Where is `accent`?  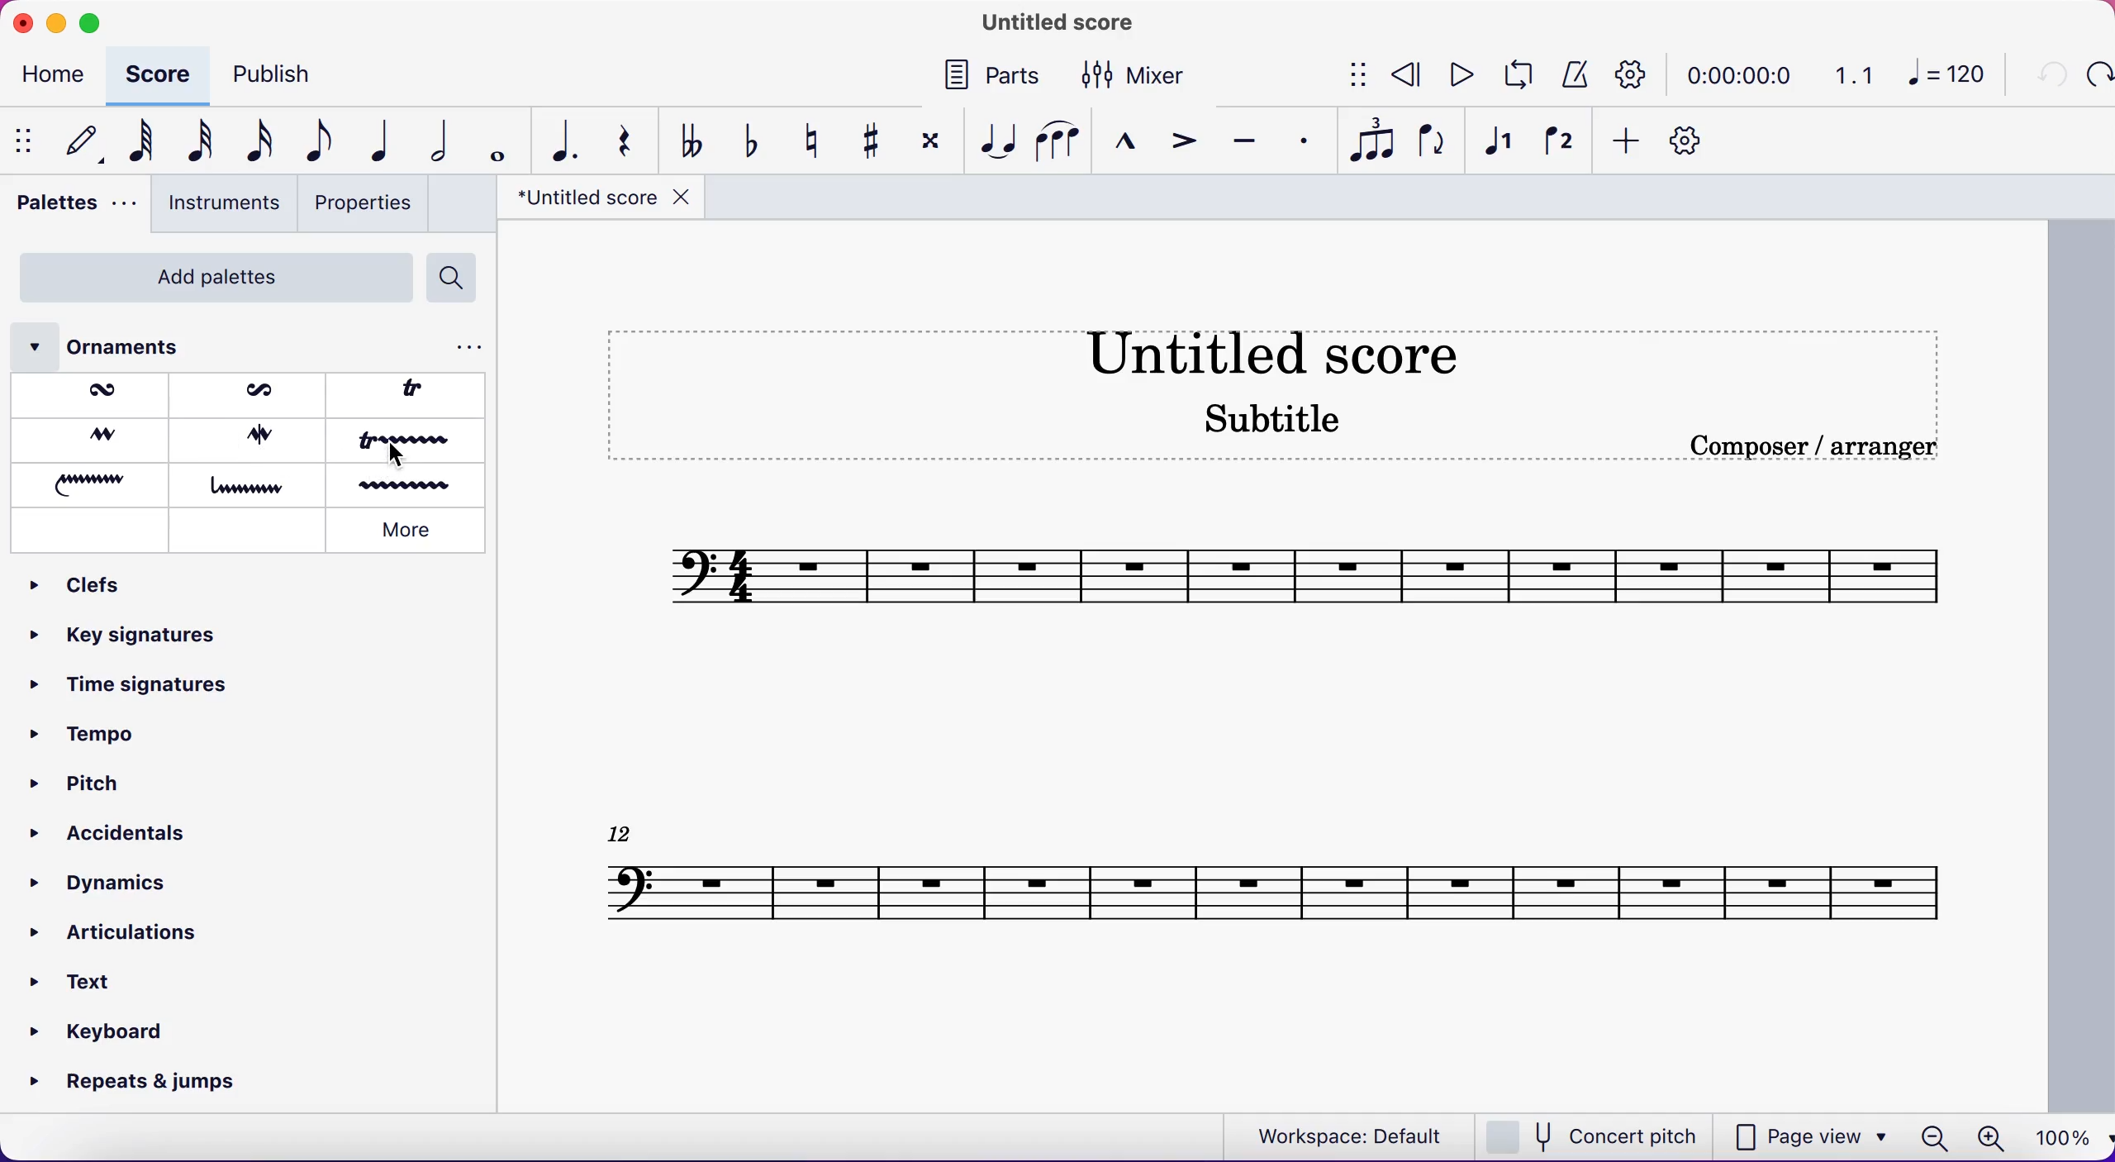 accent is located at coordinates (1183, 140).